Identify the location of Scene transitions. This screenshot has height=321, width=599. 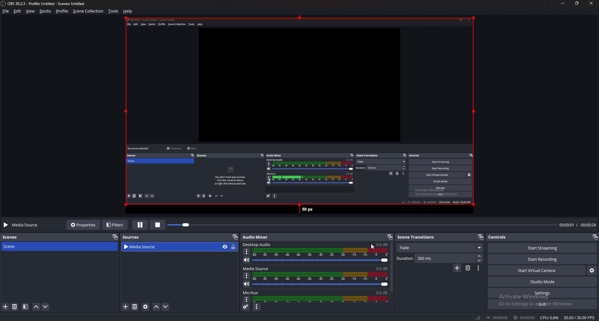
(420, 238).